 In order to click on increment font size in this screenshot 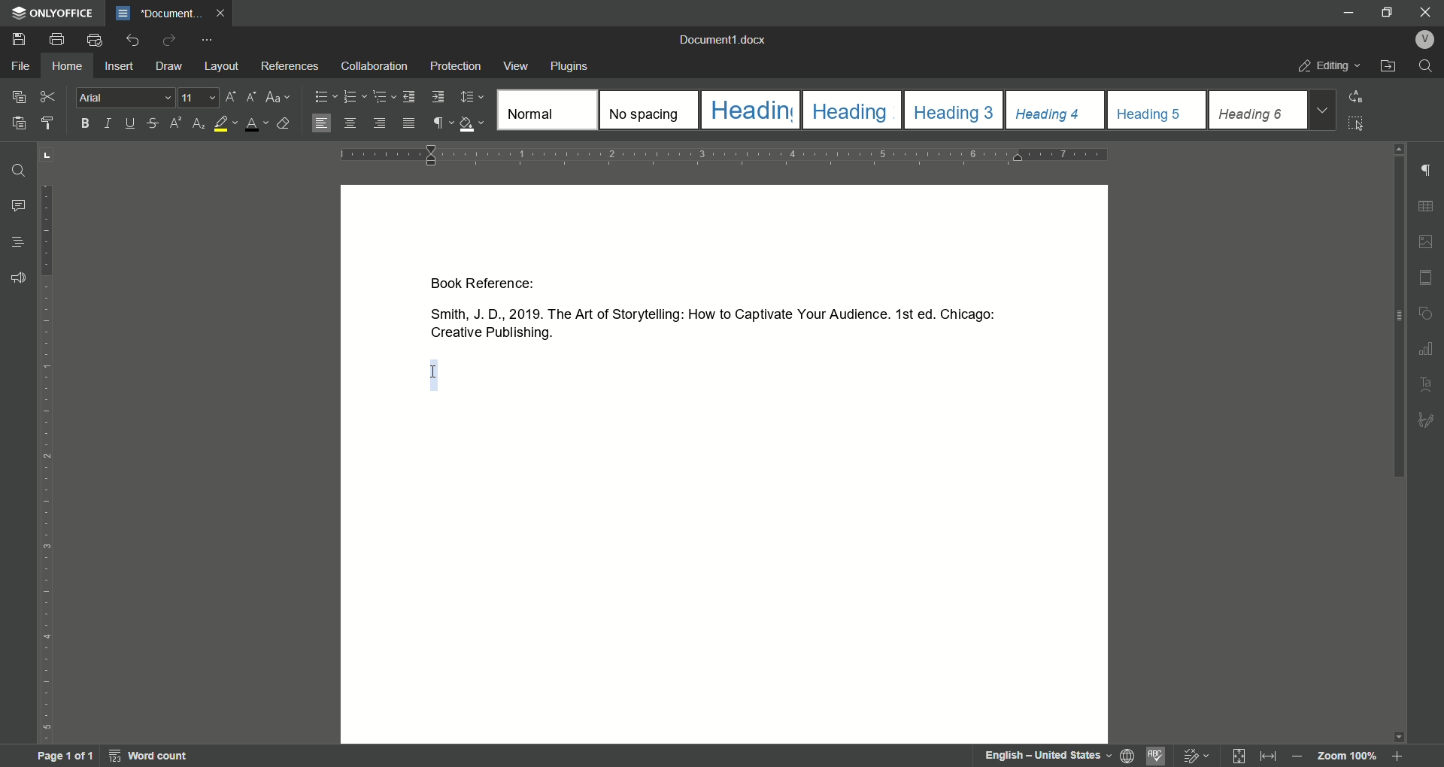, I will do `click(229, 97)`.